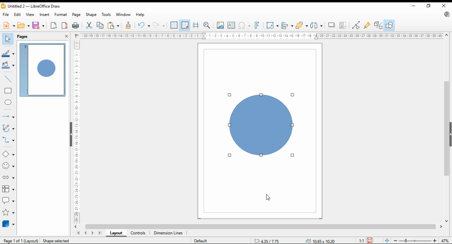 This screenshot has height=244, width=452. I want to click on insert special characters, so click(245, 25).